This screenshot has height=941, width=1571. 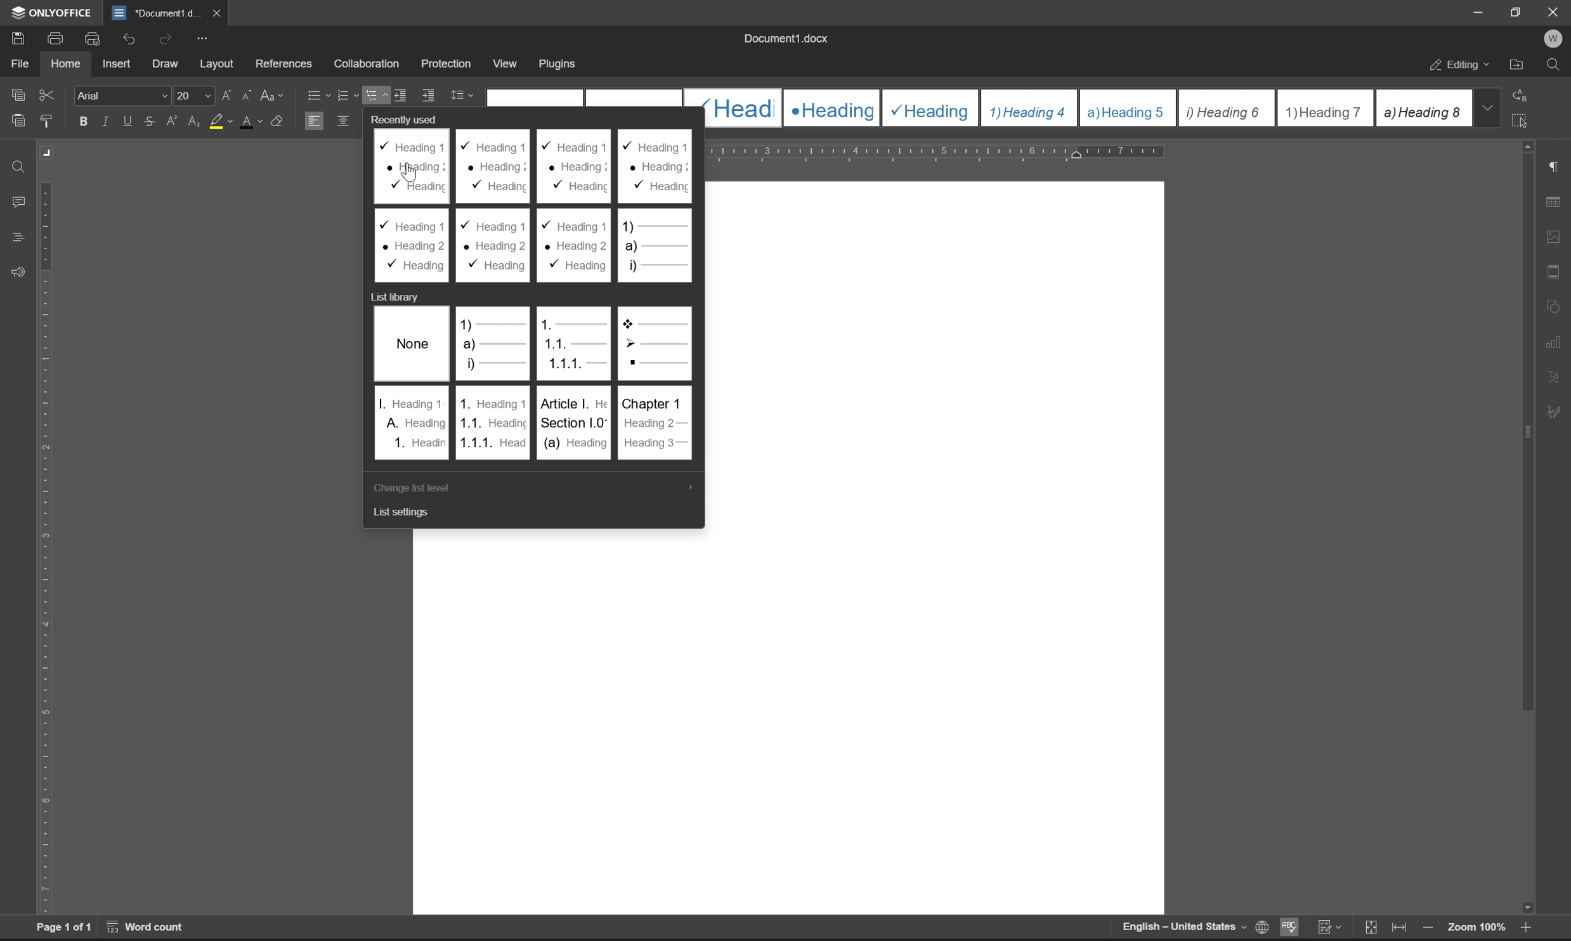 I want to click on track changes, so click(x=1329, y=927).